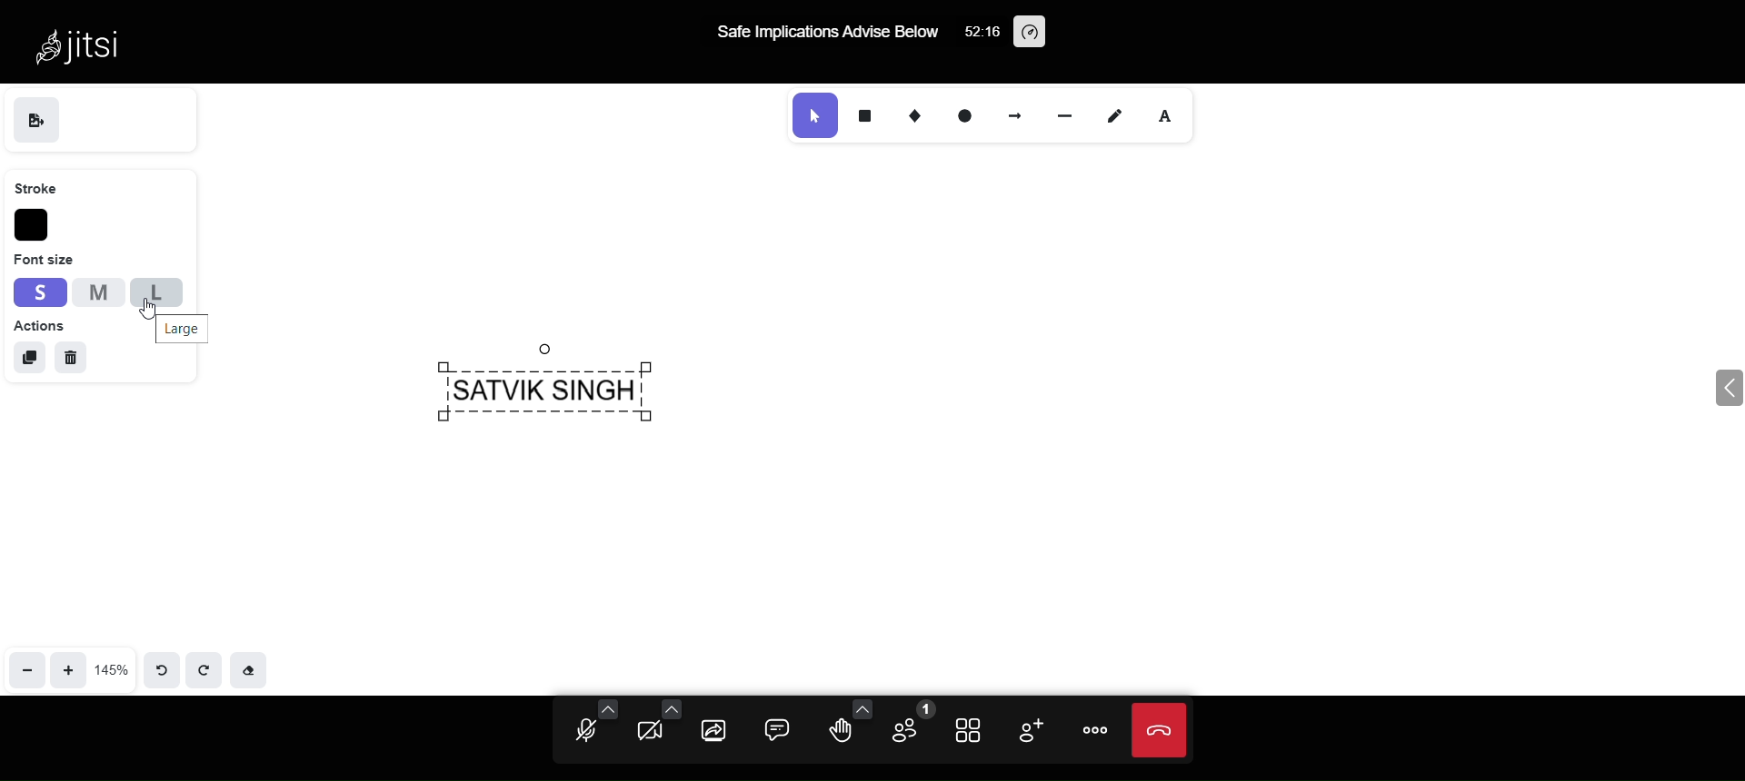  What do you see at coordinates (75, 358) in the screenshot?
I see `Delete` at bounding box center [75, 358].